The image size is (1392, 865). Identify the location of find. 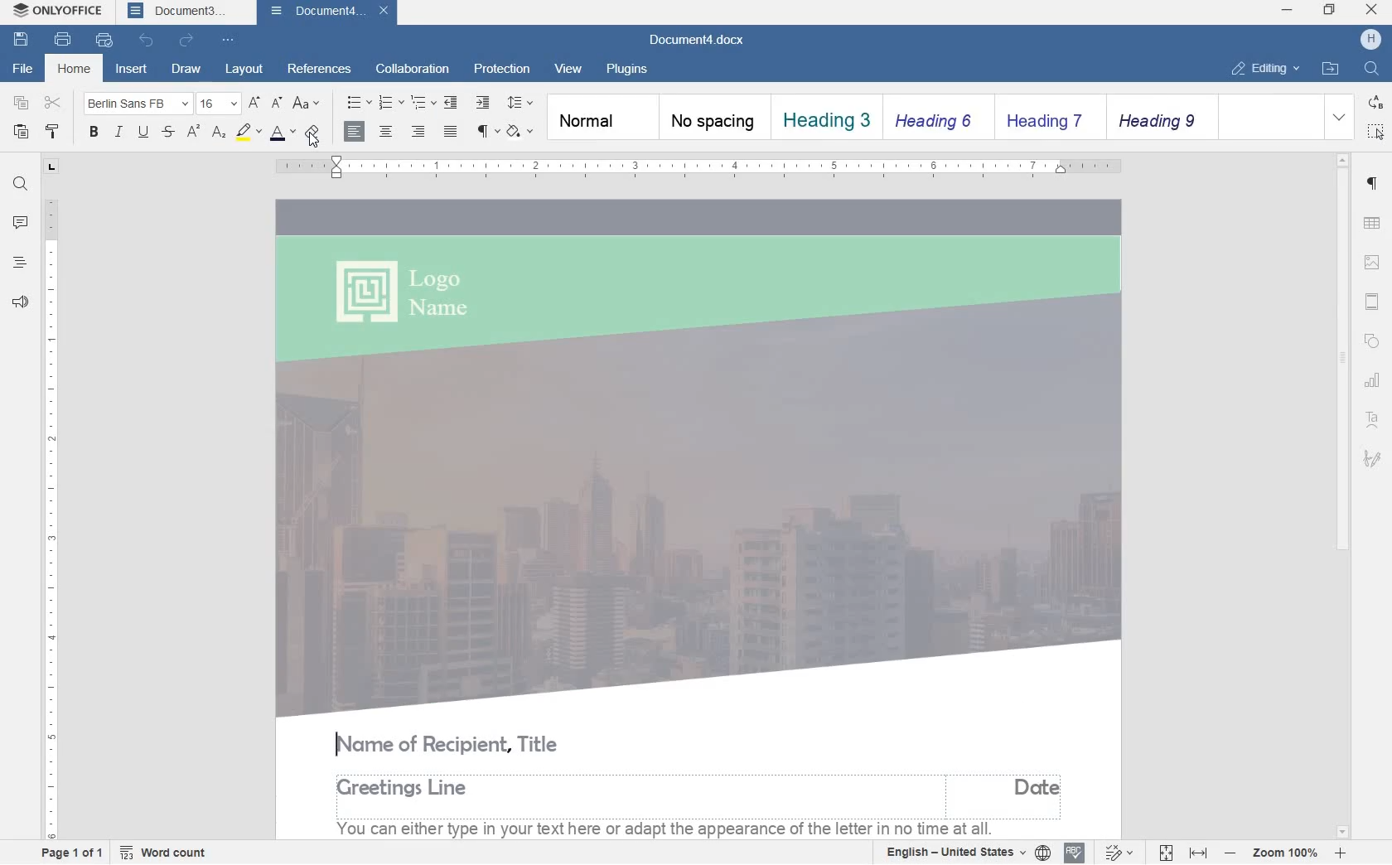
(19, 187).